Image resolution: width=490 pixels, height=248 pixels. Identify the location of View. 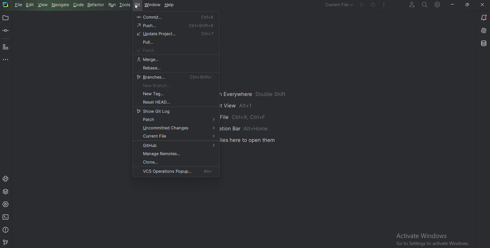
(43, 5).